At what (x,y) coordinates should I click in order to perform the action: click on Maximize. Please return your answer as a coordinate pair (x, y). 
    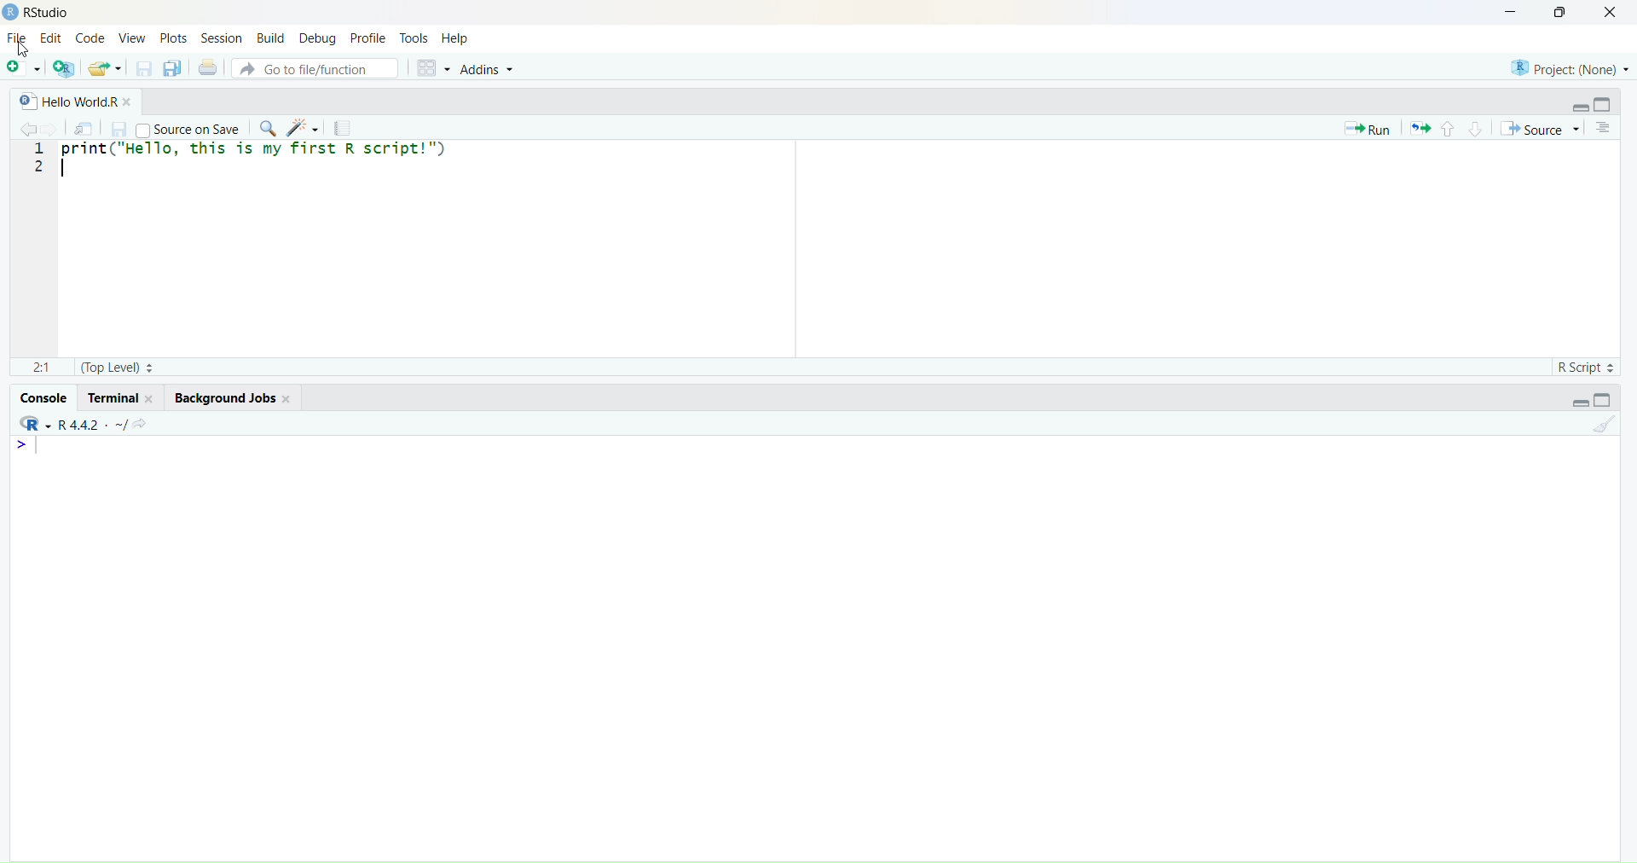
    Looking at the image, I should click on (1564, 12).